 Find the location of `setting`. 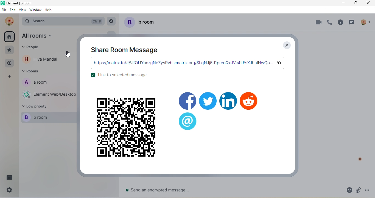

setting is located at coordinates (9, 191).